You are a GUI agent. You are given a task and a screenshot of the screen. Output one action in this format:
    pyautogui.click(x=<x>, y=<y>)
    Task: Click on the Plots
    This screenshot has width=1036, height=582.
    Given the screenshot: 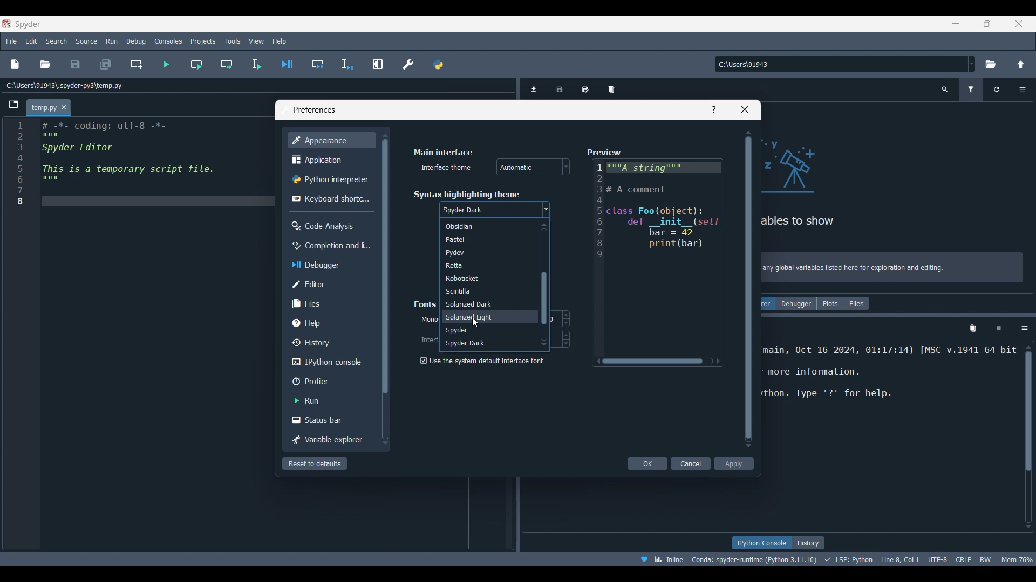 What is the action you would take?
    pyautogui.click(x=830, y=303)
    